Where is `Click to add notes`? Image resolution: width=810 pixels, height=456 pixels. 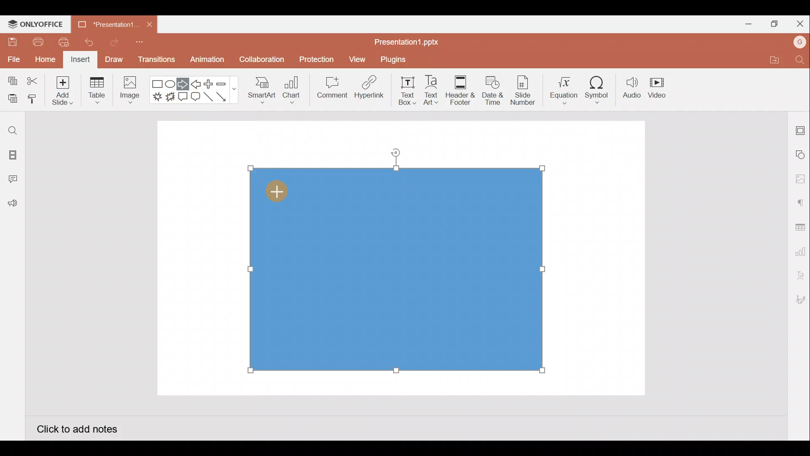 Click to add notes is located at coordinates (77, 428).